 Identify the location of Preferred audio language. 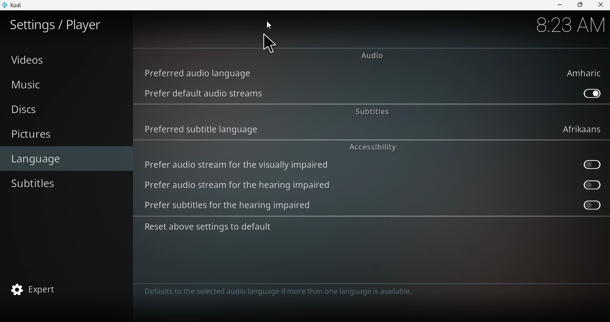
(376, 74).